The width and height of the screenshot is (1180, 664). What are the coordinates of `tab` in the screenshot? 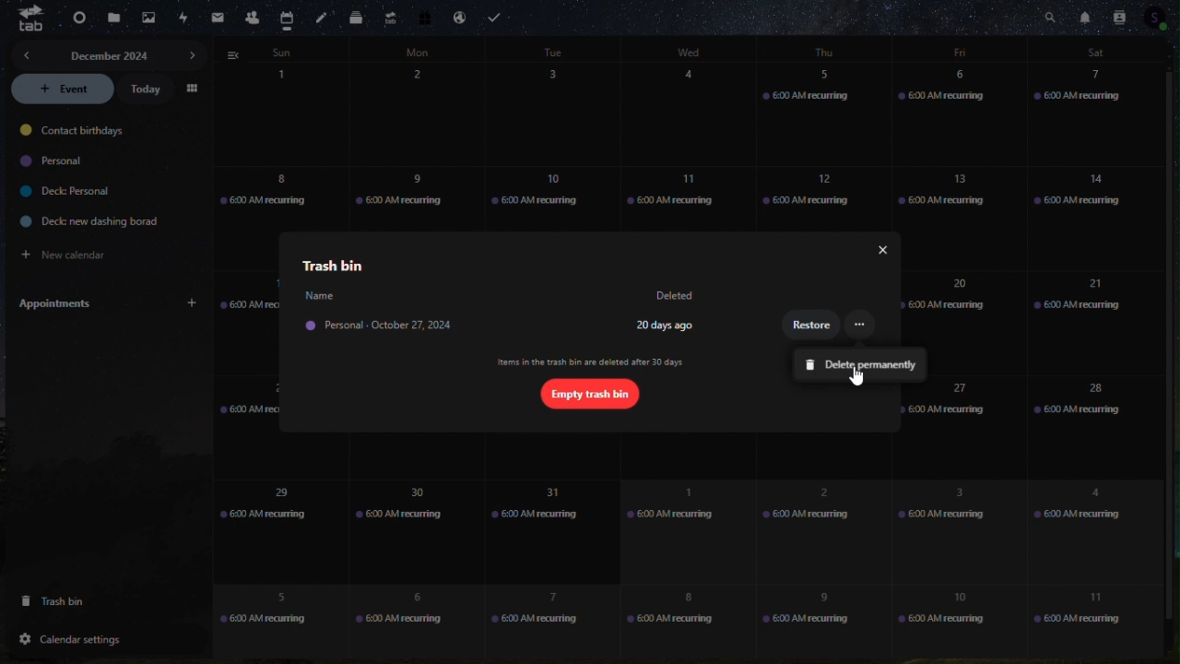 It's located at (30, 22).